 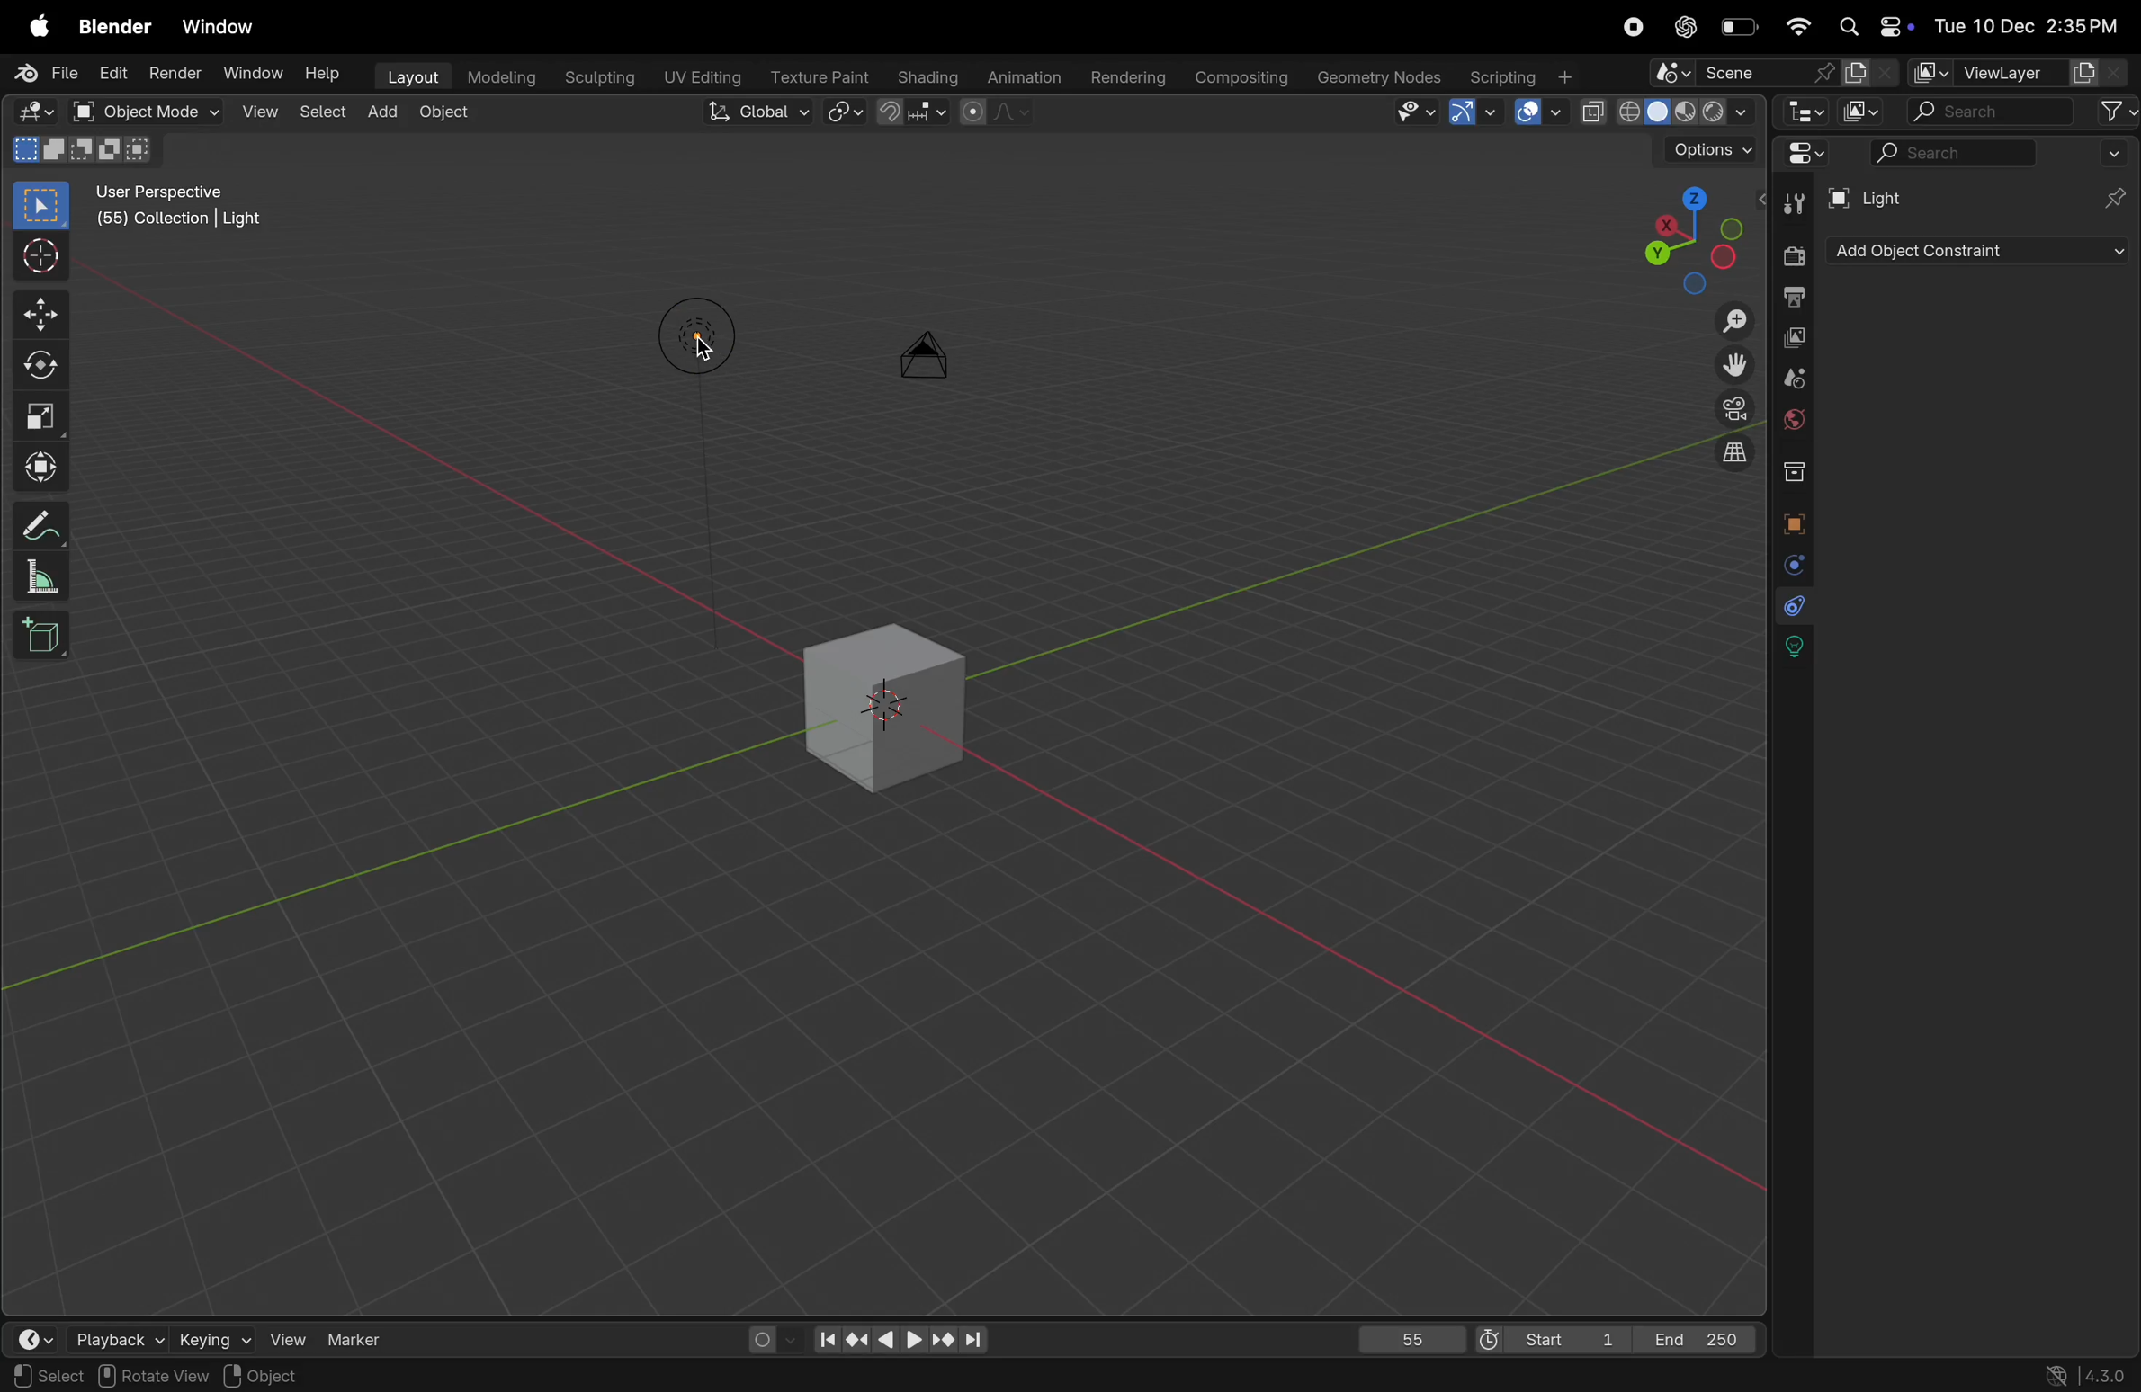 I want to click on geometery nodes, so click(x=1380, y=76).